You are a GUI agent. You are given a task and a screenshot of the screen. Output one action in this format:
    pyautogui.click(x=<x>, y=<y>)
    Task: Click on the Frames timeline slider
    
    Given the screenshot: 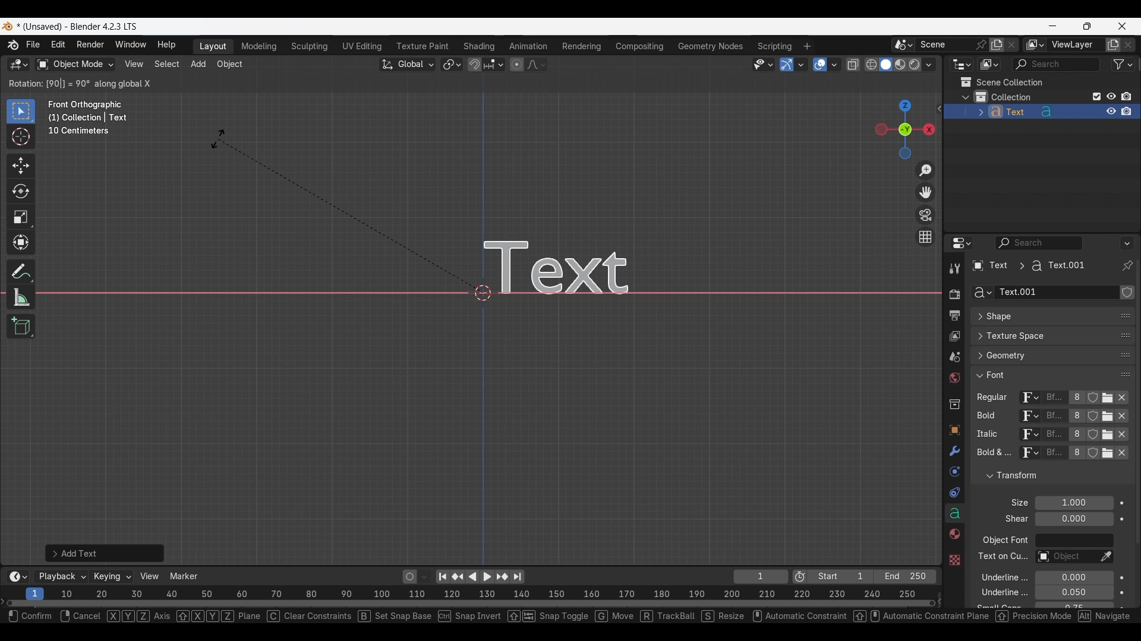 What is the action you would take?
    pyautogui.click(x=470, y=604)
    